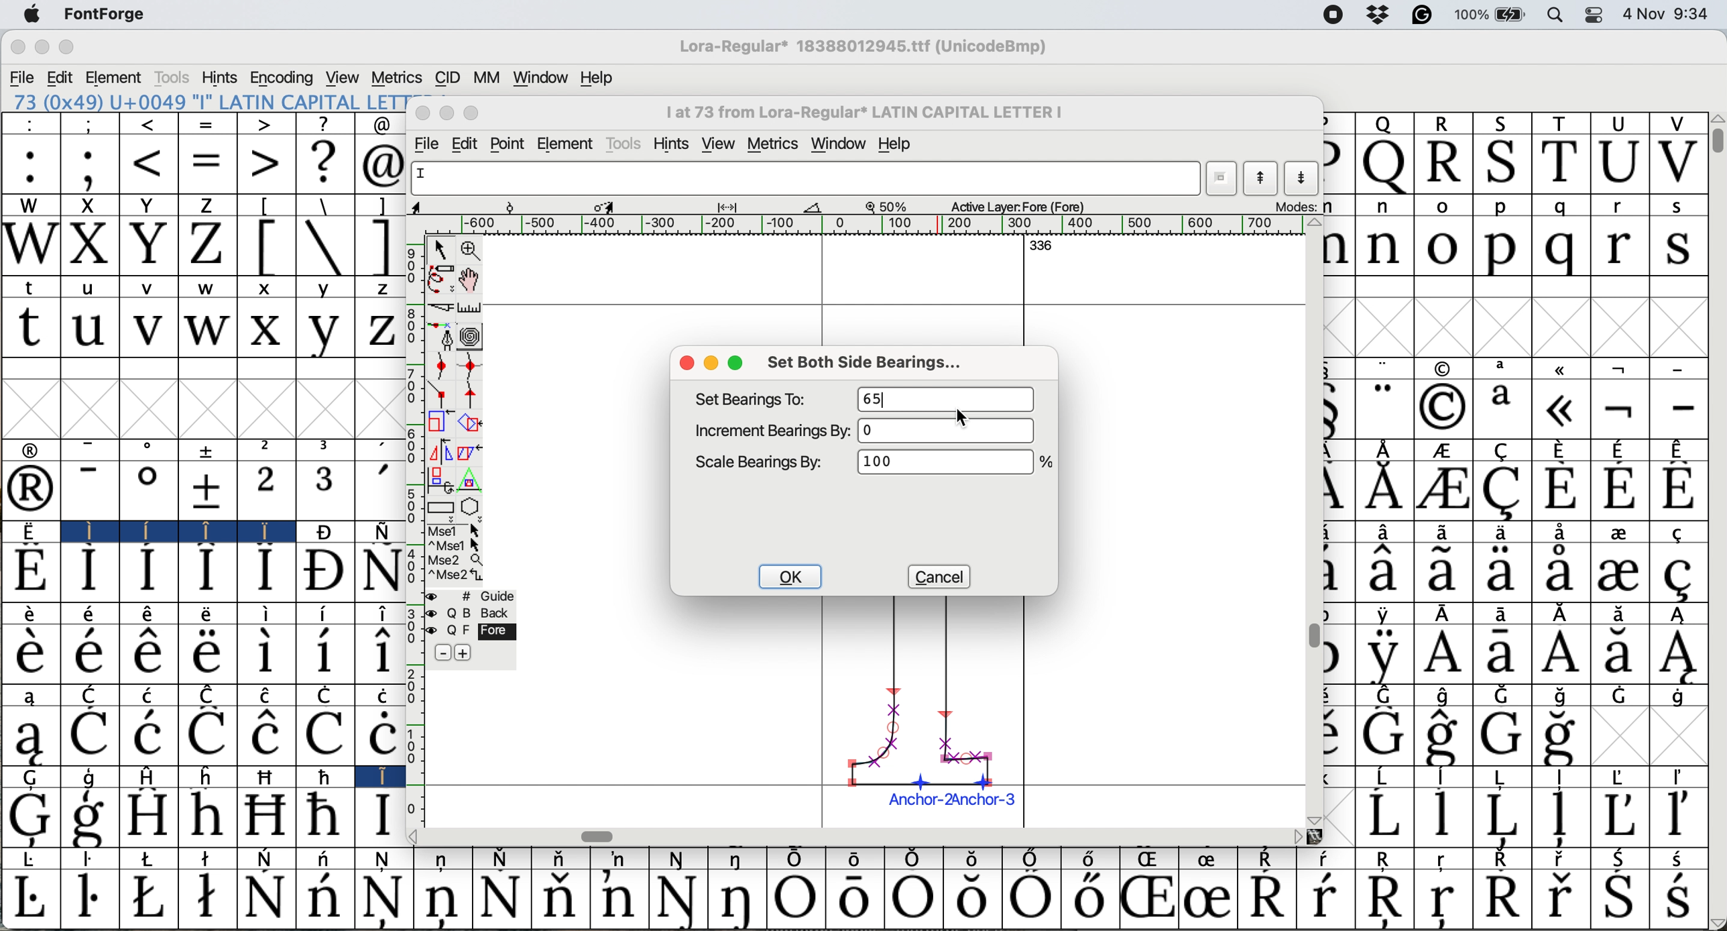  What do you see at coordinates (1559, 206) in the screenshot?
I see `q` at bounding box center [1559, 206].